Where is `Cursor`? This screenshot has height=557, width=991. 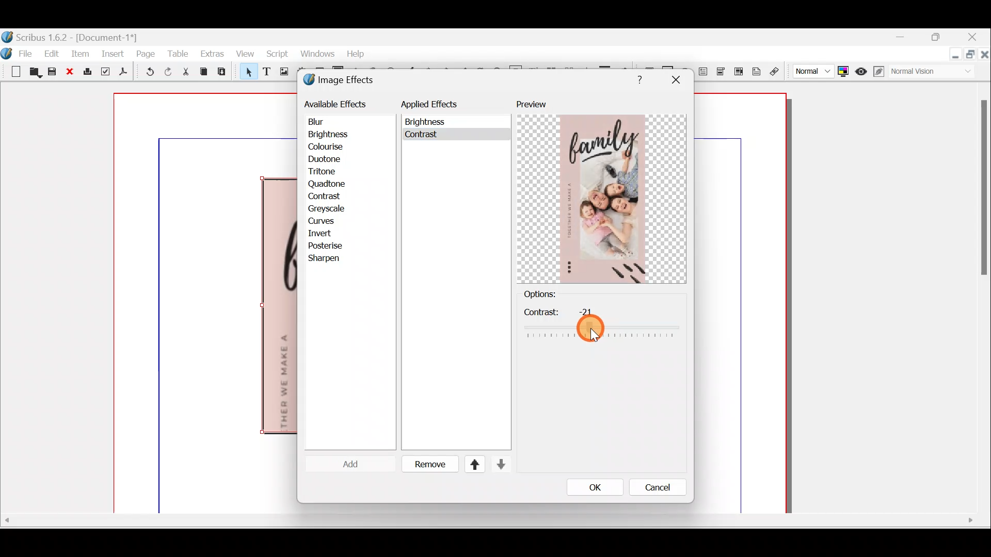
Cursor is located at coordinates (328, 197).